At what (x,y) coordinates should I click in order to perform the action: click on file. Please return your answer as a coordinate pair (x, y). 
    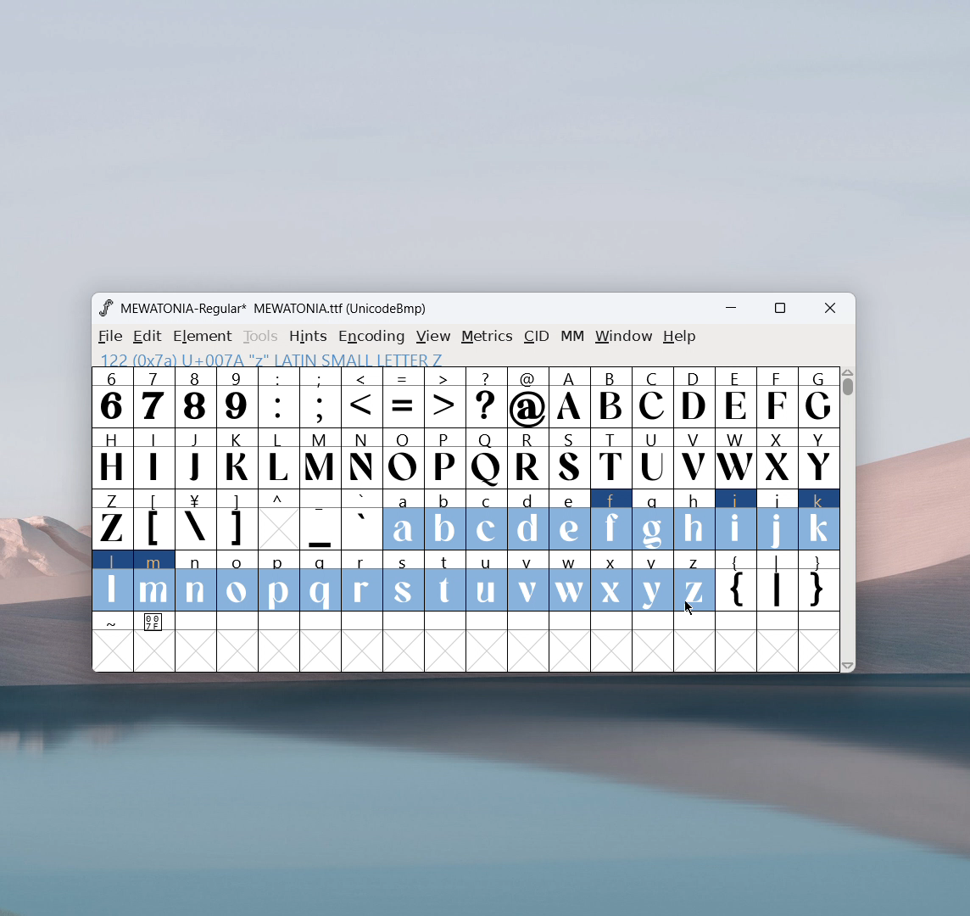
    Looking at the image, I should click on (108, 337).